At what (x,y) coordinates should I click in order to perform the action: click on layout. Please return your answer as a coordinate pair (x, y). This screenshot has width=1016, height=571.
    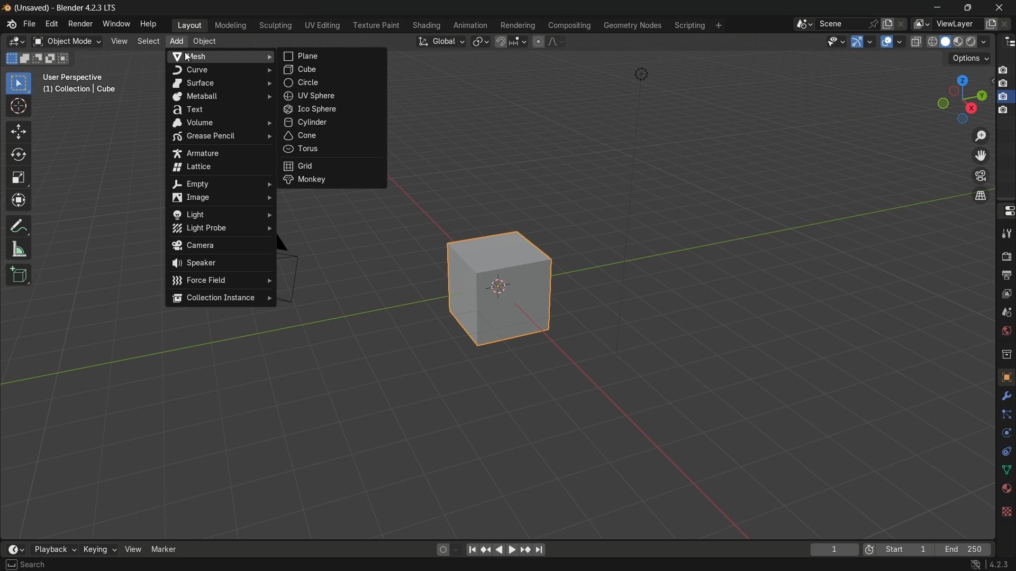
    Looking at the image, I should click on (190, 25).